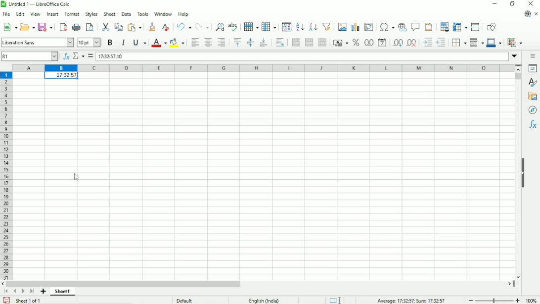 The width and height of the screenshot is (540, 304). I want to click on Gallery, so click(533, 97).